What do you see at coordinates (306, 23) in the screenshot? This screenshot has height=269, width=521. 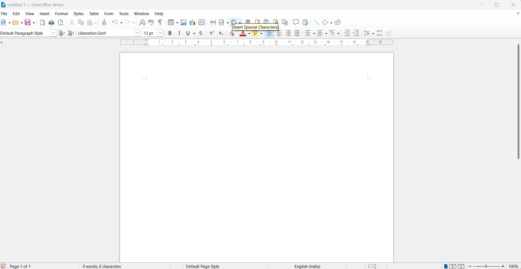 I see `show track changes functions` at bounding box center [306, 23].